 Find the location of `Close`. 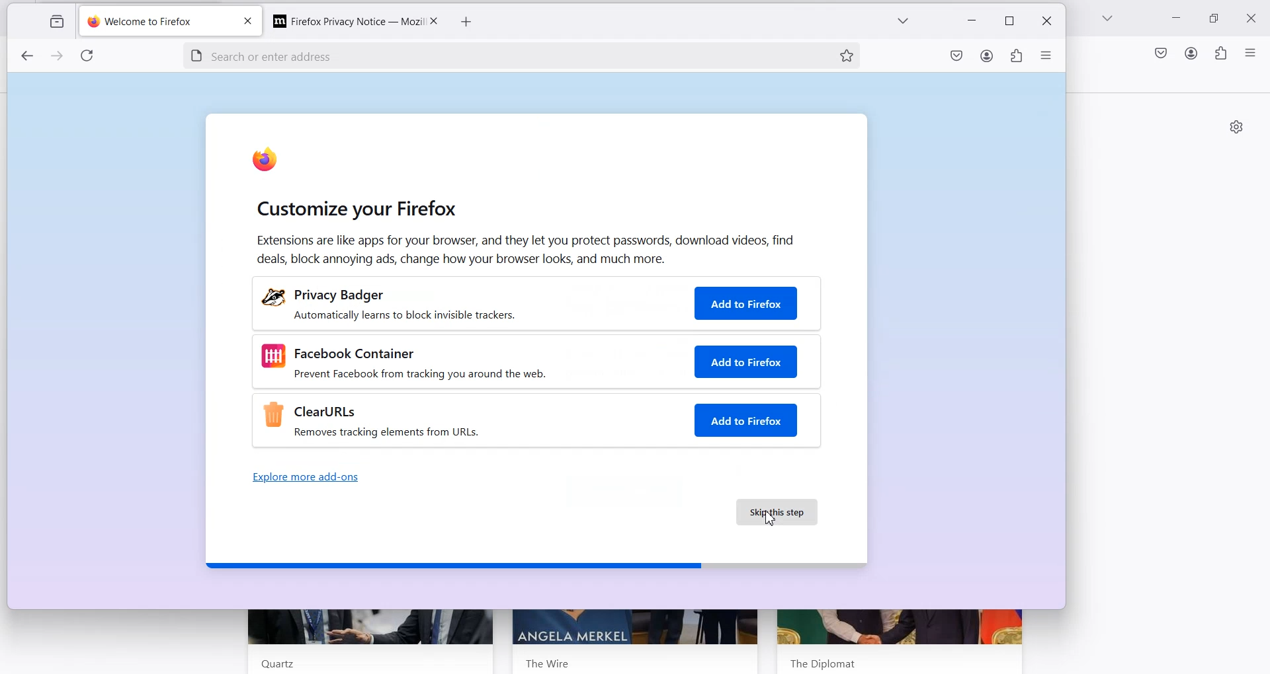

Close is located at coordinates (1255, 17).